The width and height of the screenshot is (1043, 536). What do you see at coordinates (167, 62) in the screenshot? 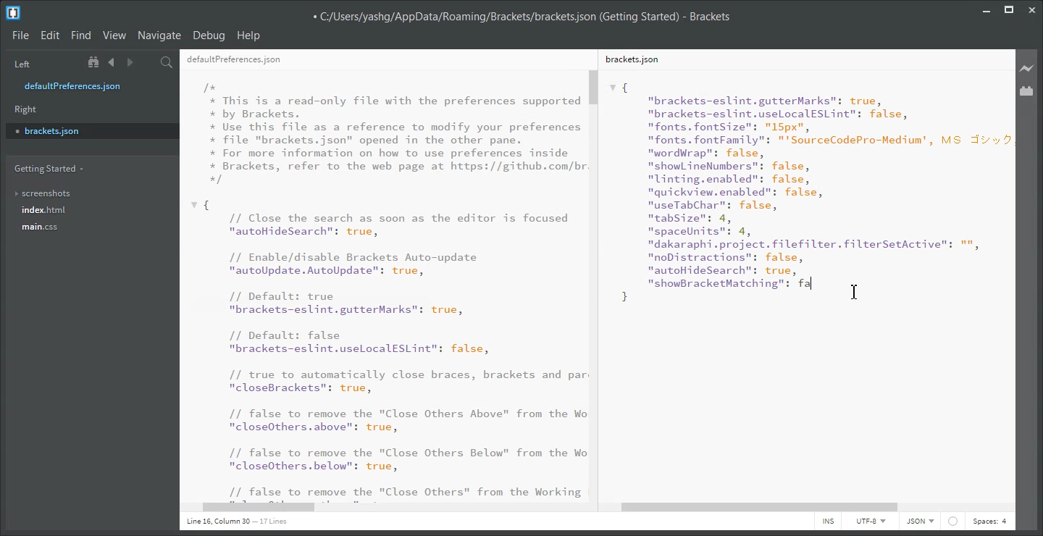
I see `Find in files` at bounding box center [167, 62].